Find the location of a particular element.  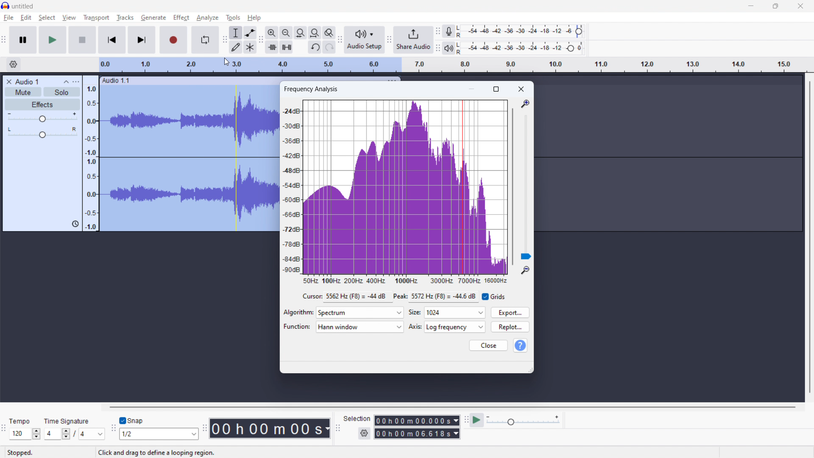

time signature toolbar is located at coordinates (4, 430).